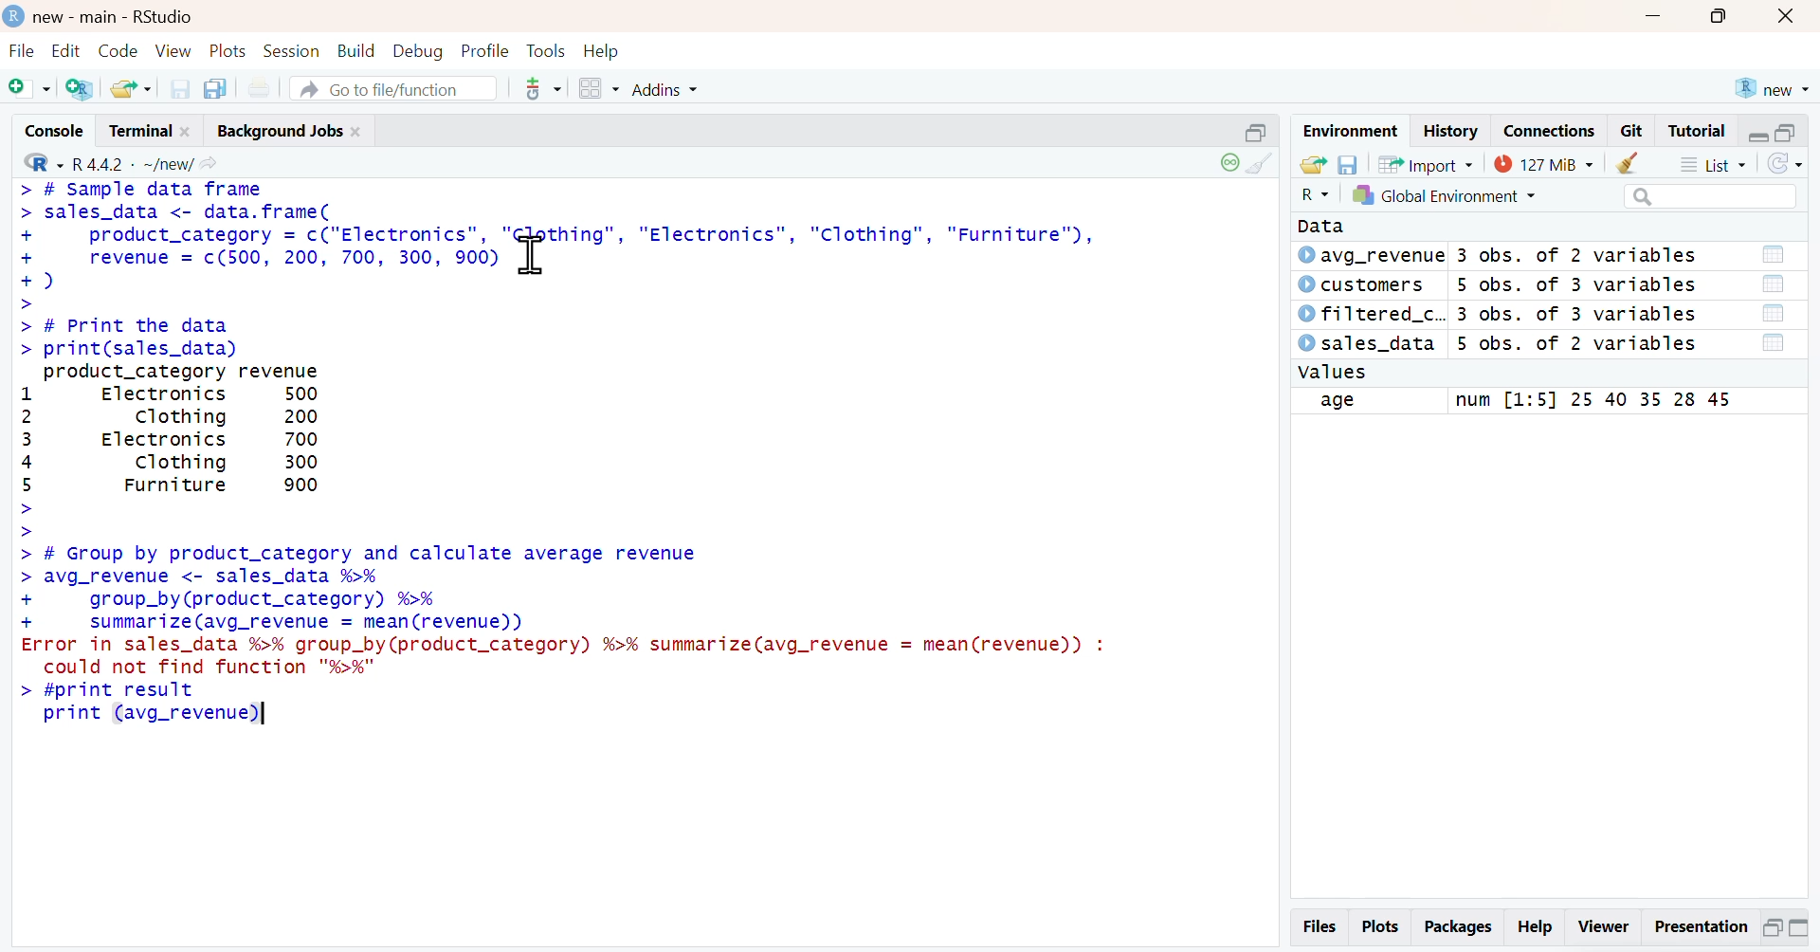 Image resolution: width=1820 pixels, height=952 pixels. I want to click on load workspace, so click(1313, 165).